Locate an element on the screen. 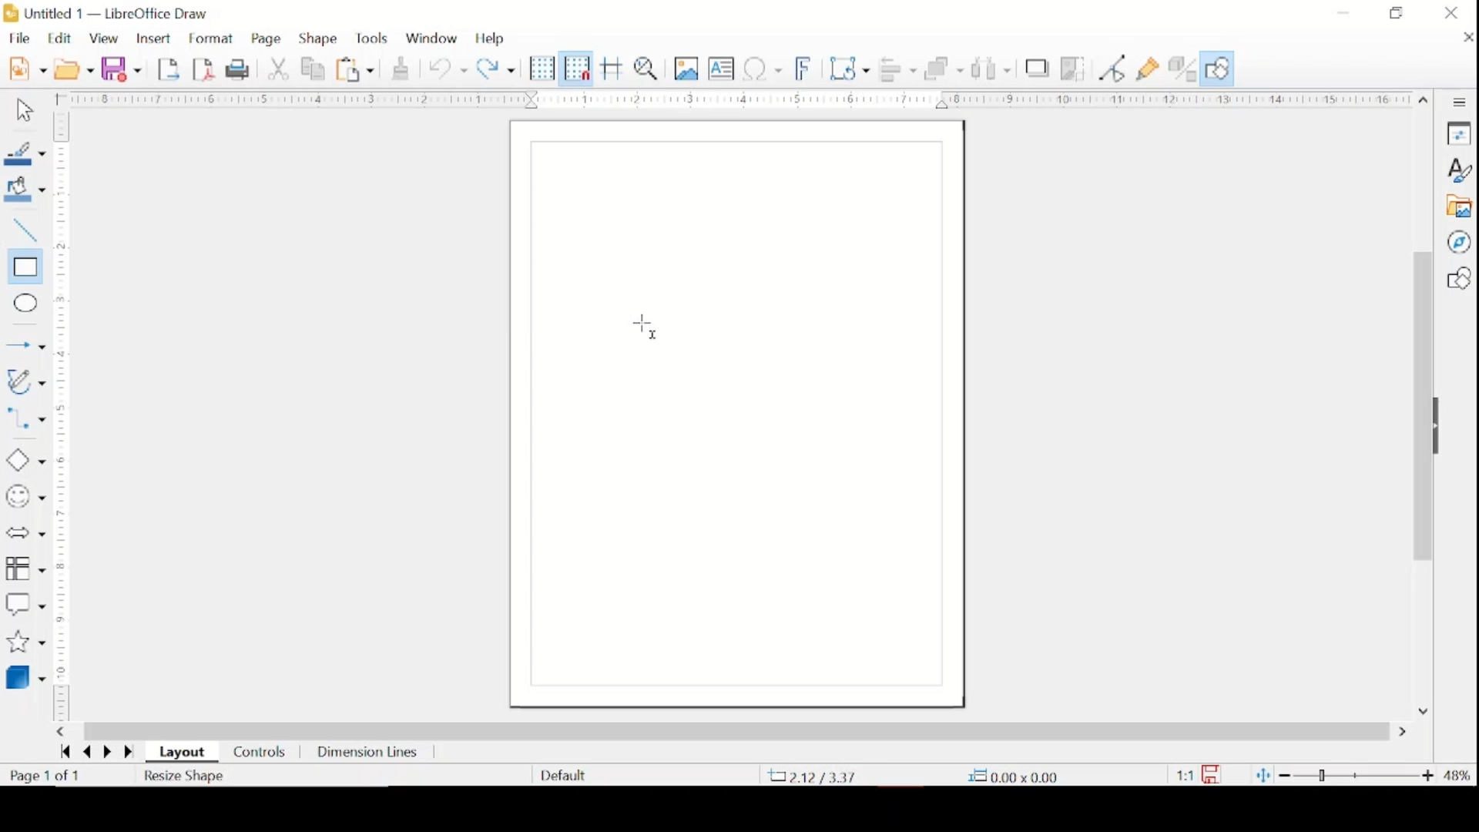 This screenshot has width=1479, height=832. this document has been modified is located at coordinates (1199, 775).